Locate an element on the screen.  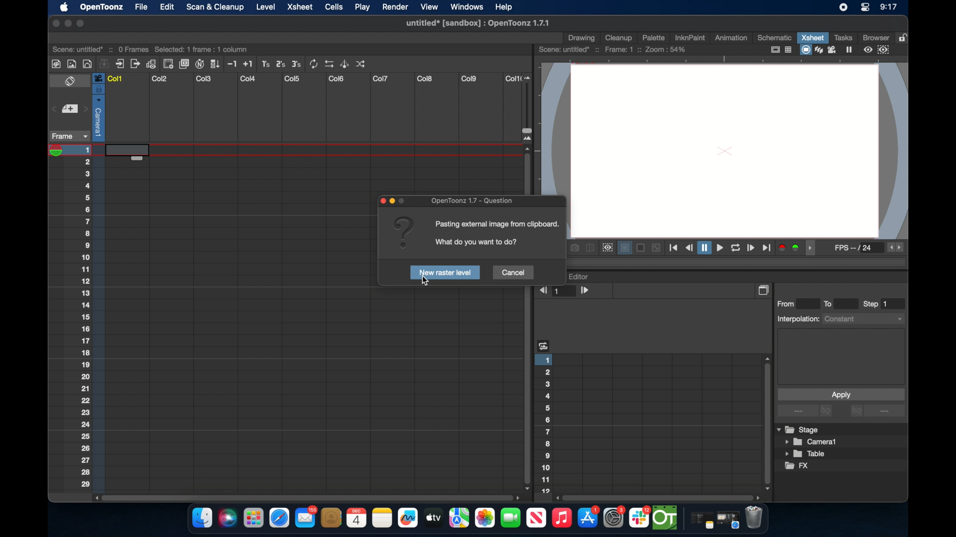
apply is located at coordinates (840, 394).